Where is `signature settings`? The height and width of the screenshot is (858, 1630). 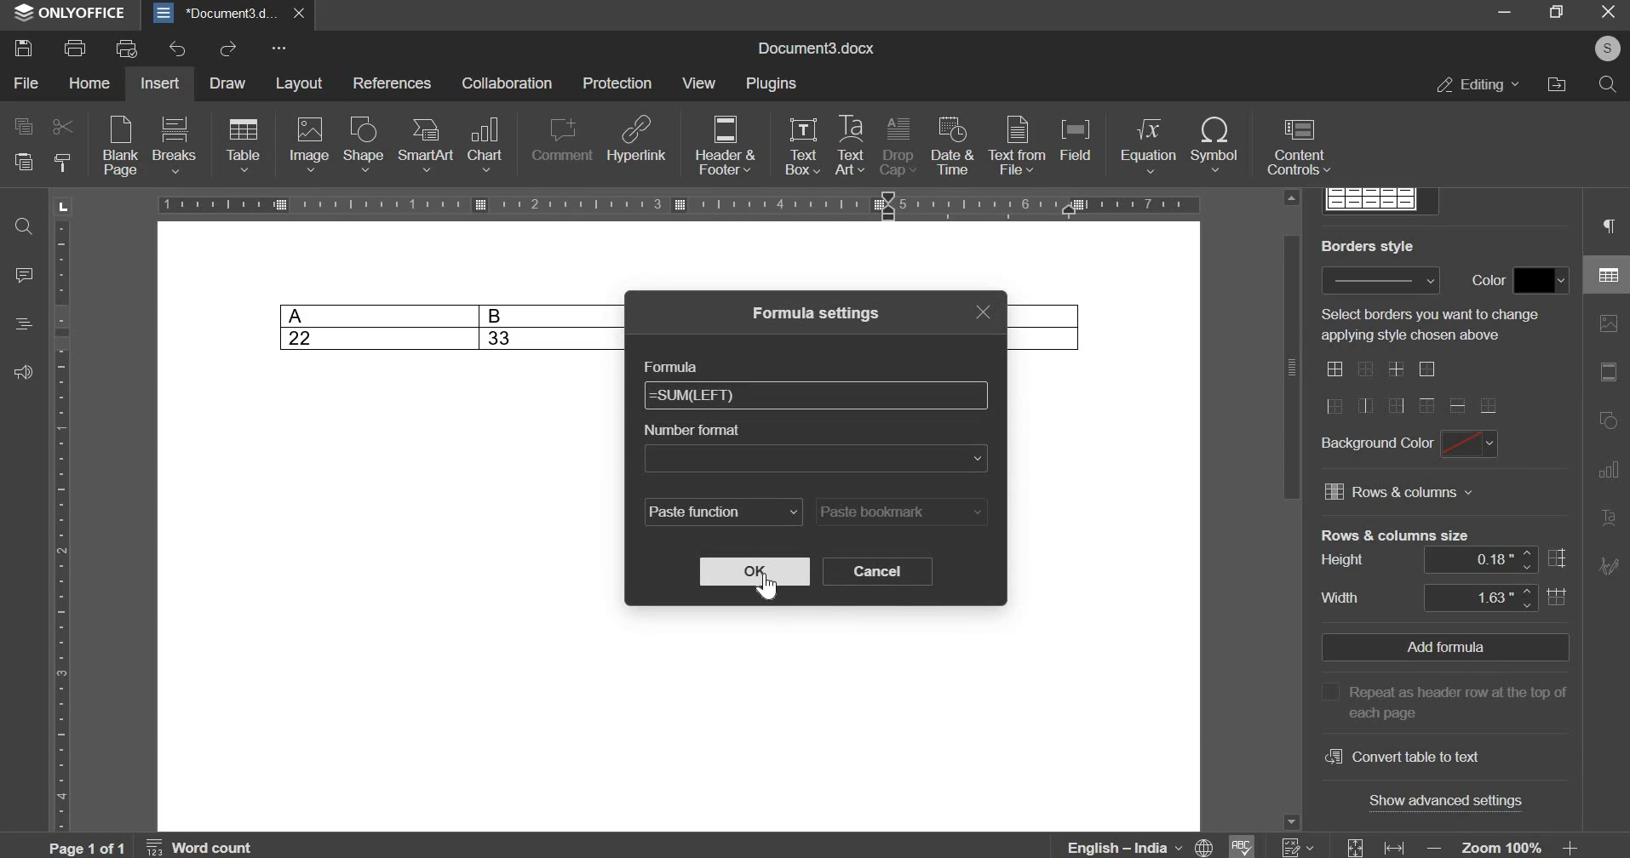 signature settings is located at coordinates (1609, 565).